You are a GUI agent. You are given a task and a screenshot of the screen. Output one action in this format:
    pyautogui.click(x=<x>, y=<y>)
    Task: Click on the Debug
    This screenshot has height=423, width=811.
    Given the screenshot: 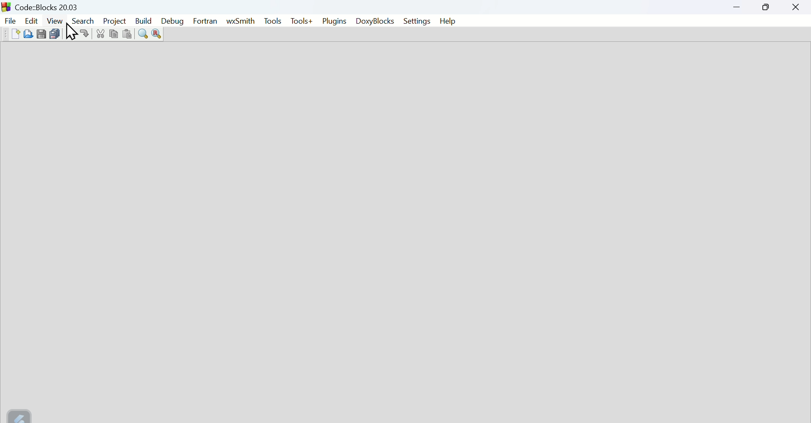 What is the action you would take?
    pyautogui.click(x=172, y=22)
    